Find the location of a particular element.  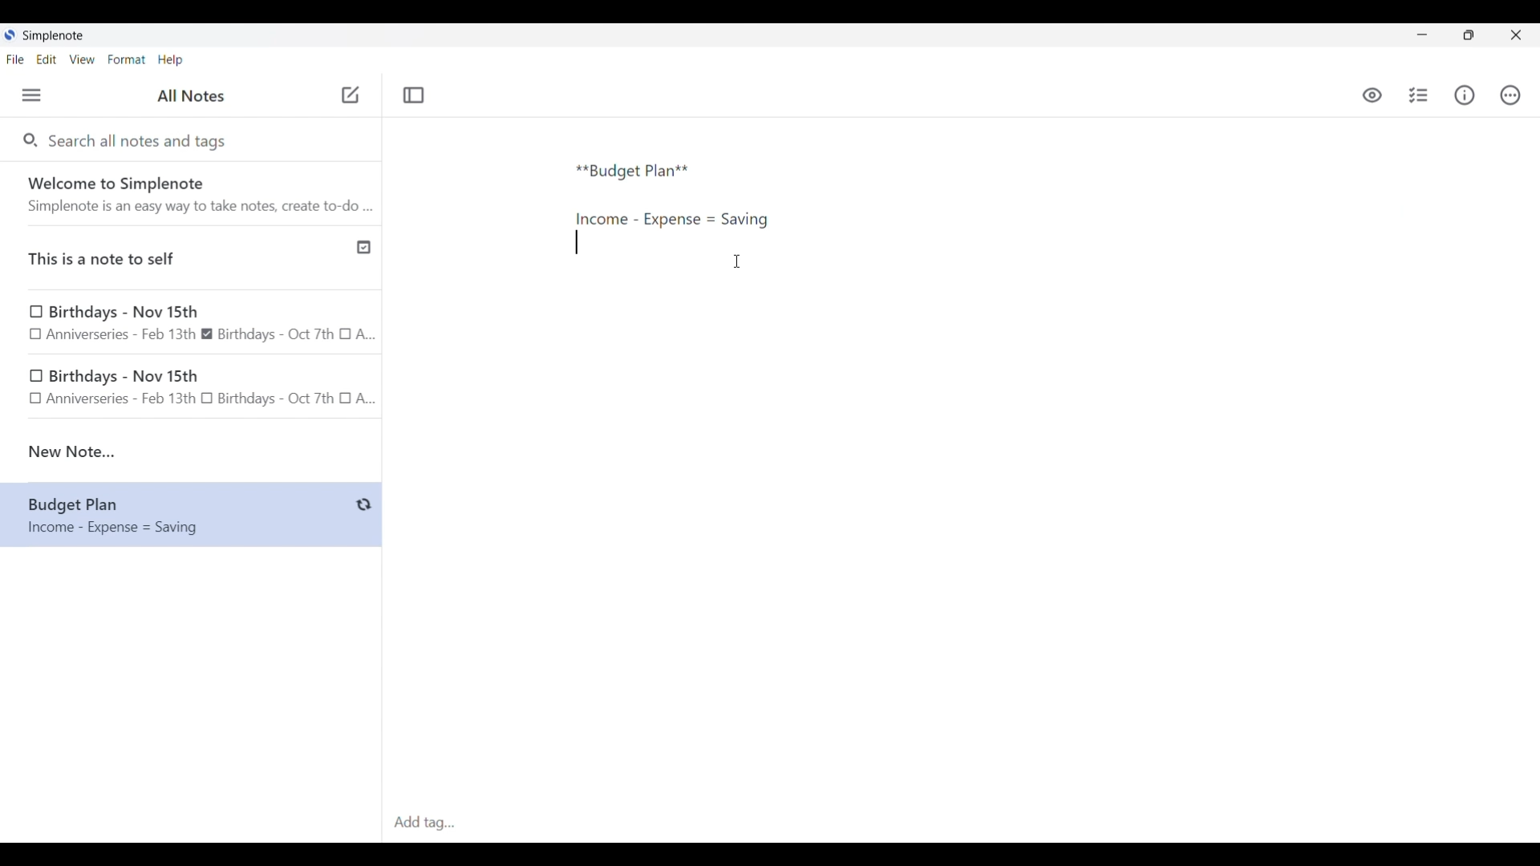

Text line moved down is located at coordinates (577, 242).